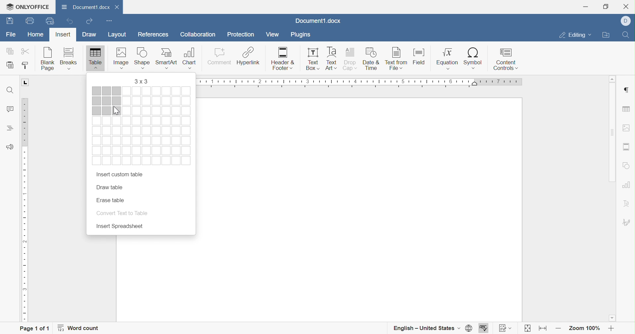  What do you see at coordinates (119, 34) in the screenshot?
I see `Layout` at bounding box center [119, 34].